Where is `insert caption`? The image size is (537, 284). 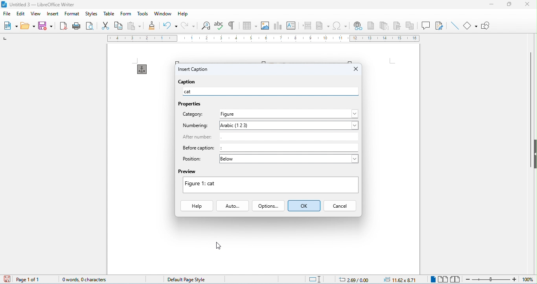
insert caption is located at coordinates (195, 70).